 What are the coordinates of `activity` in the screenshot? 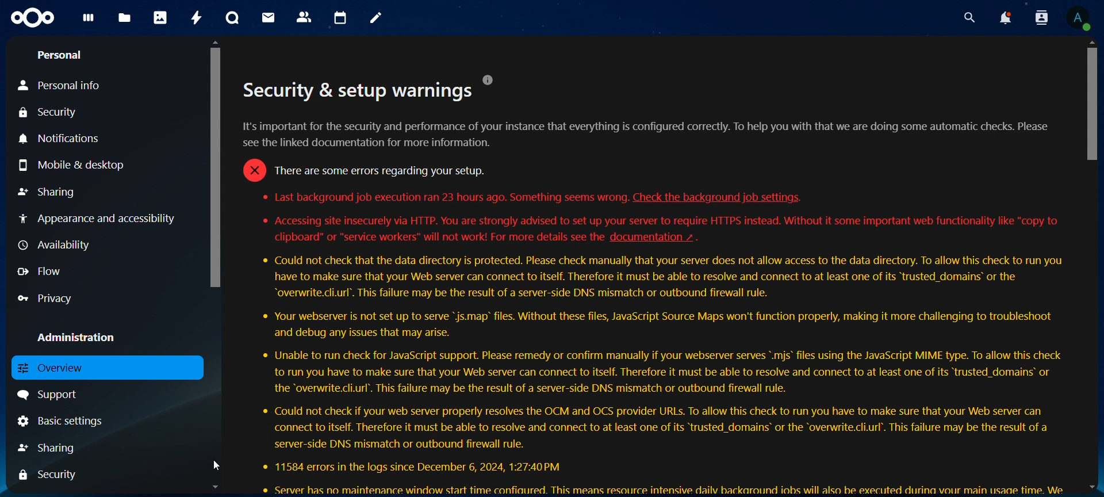 It's located at (196, 17).